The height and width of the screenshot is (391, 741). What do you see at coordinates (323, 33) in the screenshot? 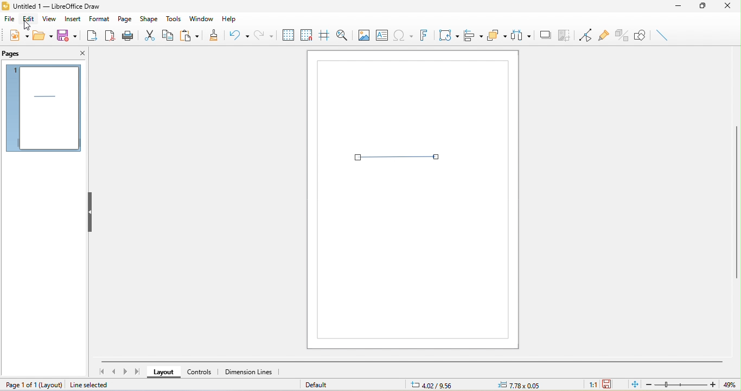
I see `helping while moving` at bounding box center [323, 33].